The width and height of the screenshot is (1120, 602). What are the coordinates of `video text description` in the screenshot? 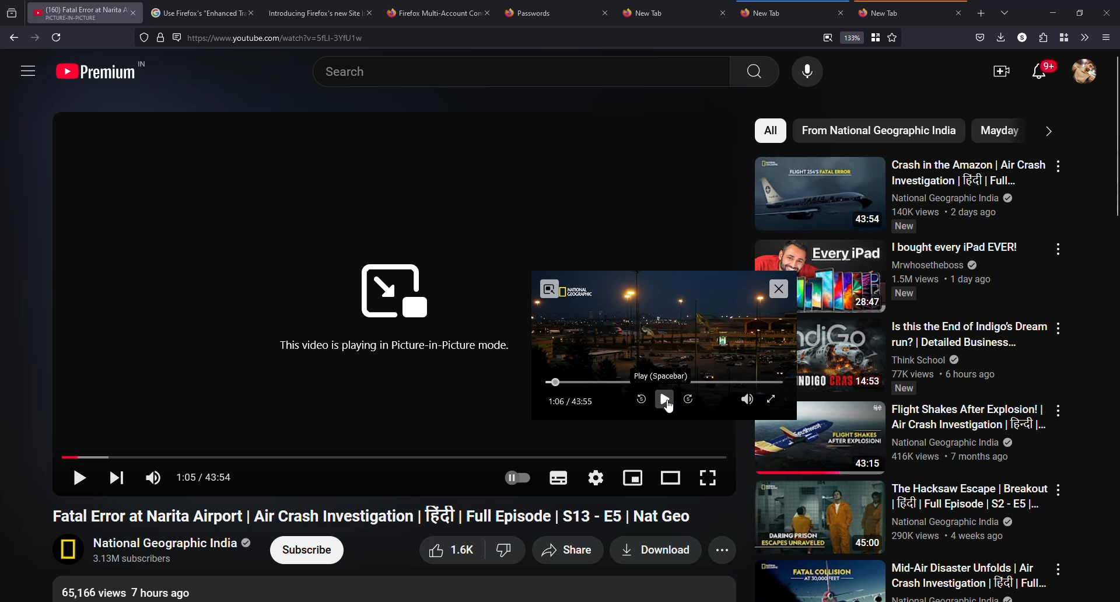 It's located at (968, 186).